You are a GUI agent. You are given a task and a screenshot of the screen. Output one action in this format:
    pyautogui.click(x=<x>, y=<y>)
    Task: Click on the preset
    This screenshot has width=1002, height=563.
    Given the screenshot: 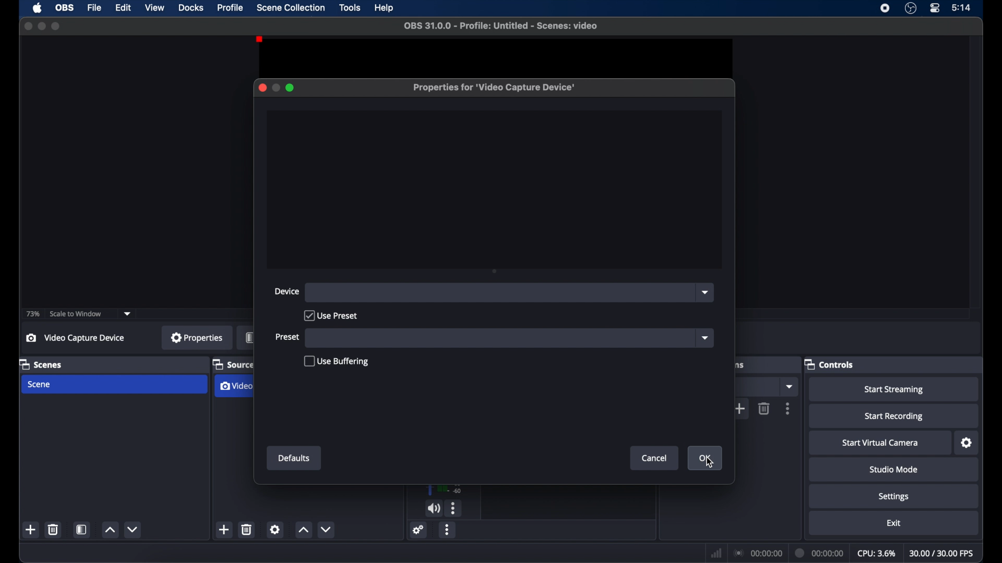 What is the action you would take?
    pyautogui.click(x=288, y=336)
    